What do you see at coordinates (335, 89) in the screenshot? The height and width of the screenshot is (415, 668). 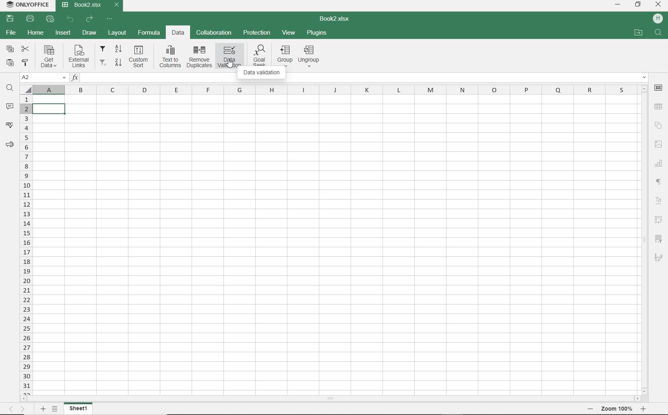 I see `COLUMNS` at bounding box center [335, 89].